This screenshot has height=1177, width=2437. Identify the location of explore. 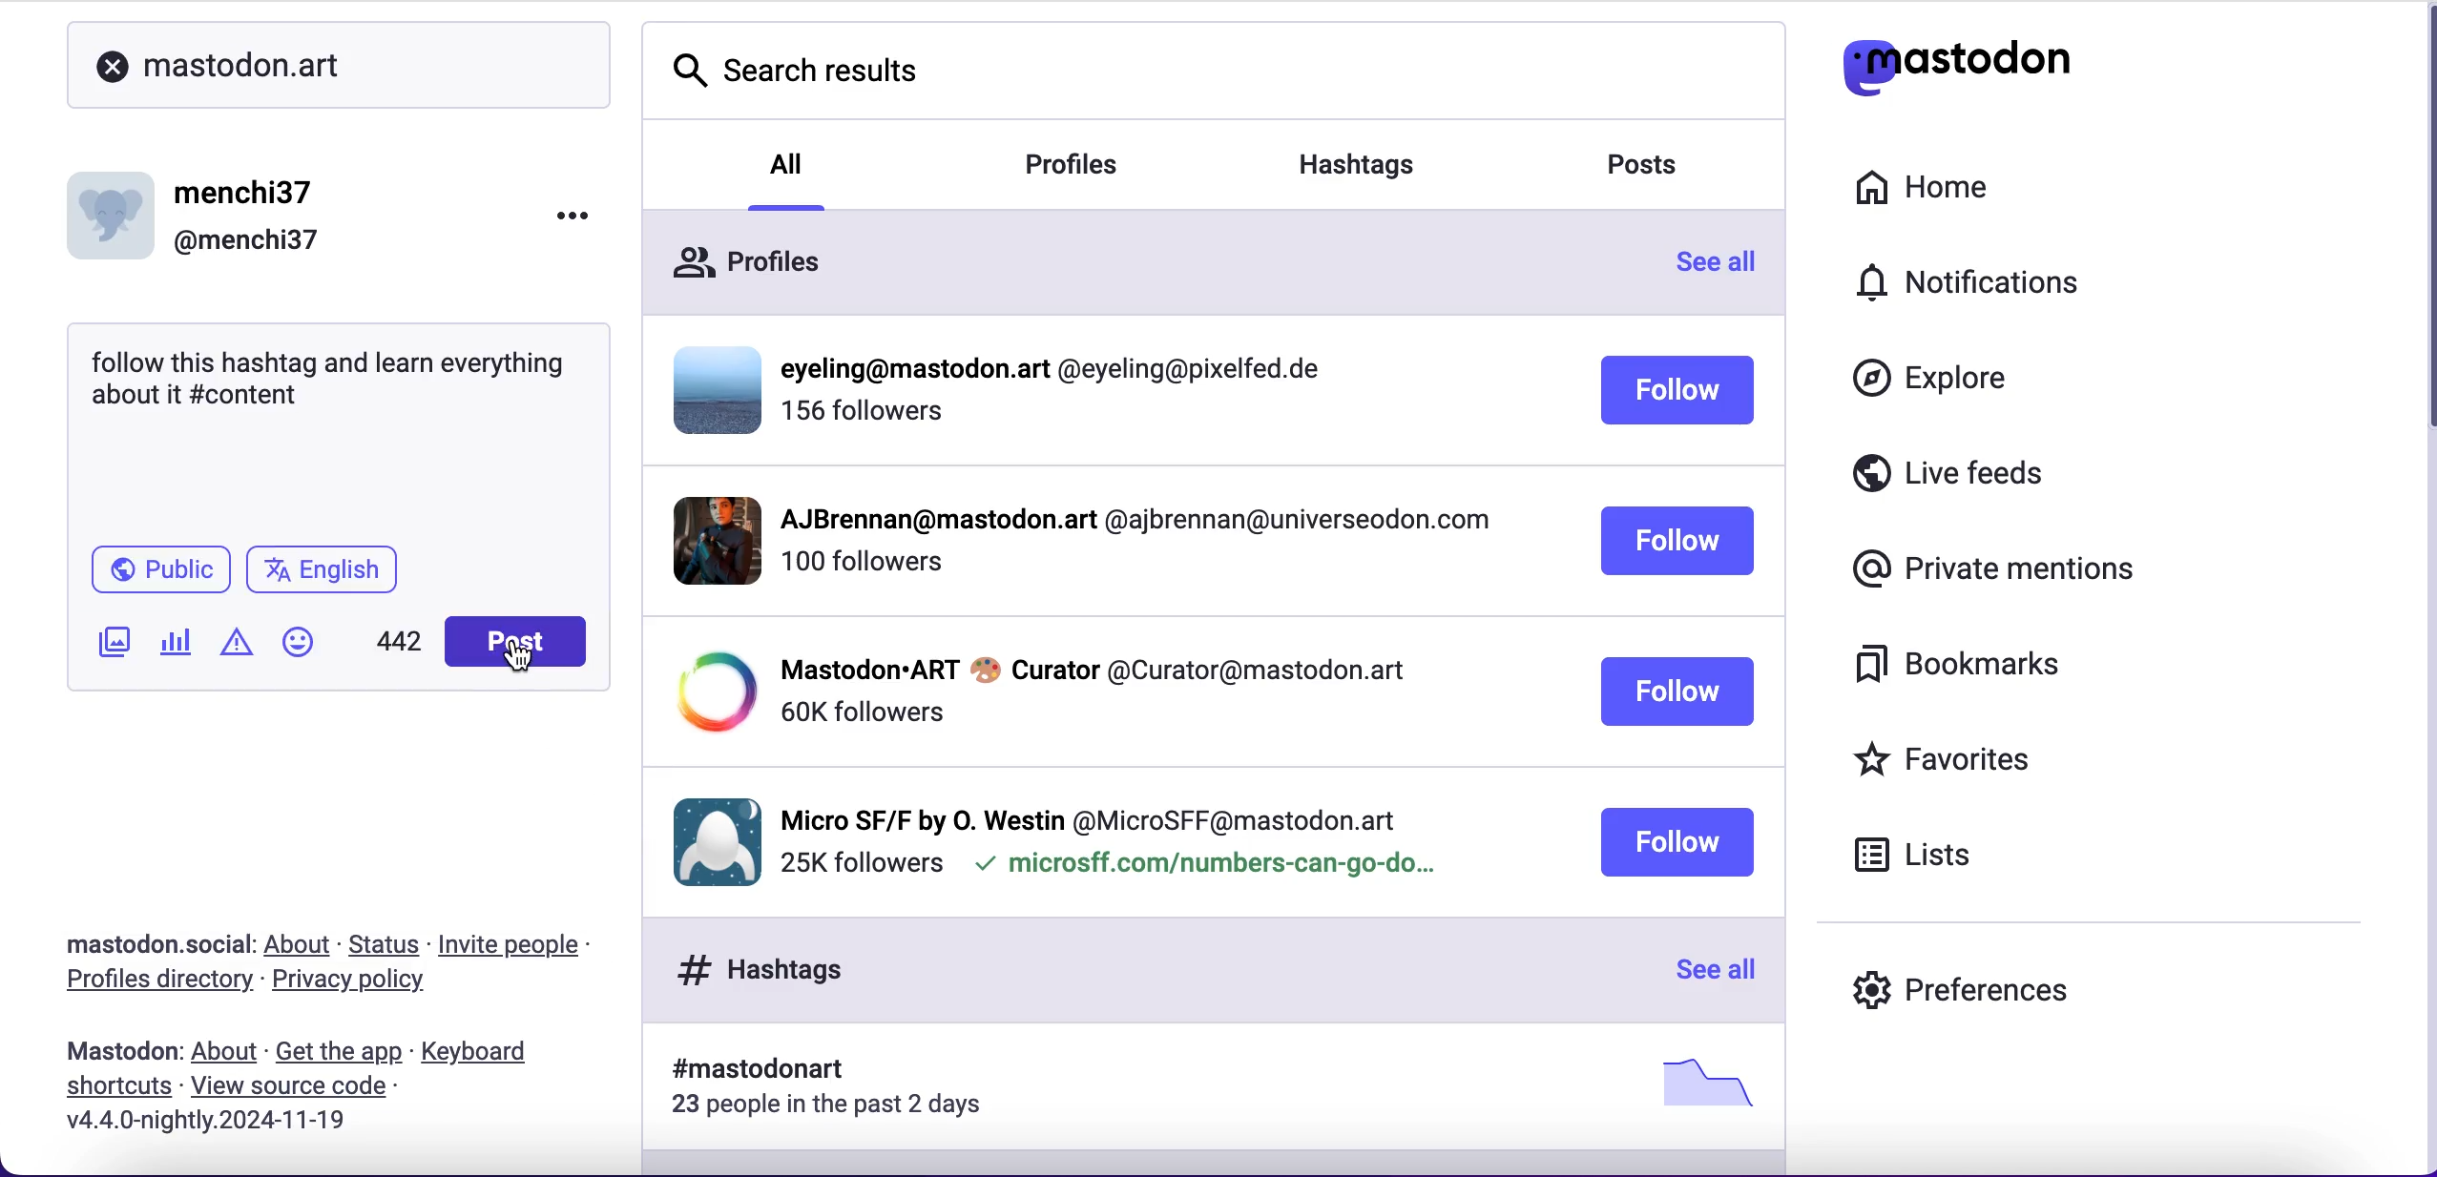
(1937, 386).